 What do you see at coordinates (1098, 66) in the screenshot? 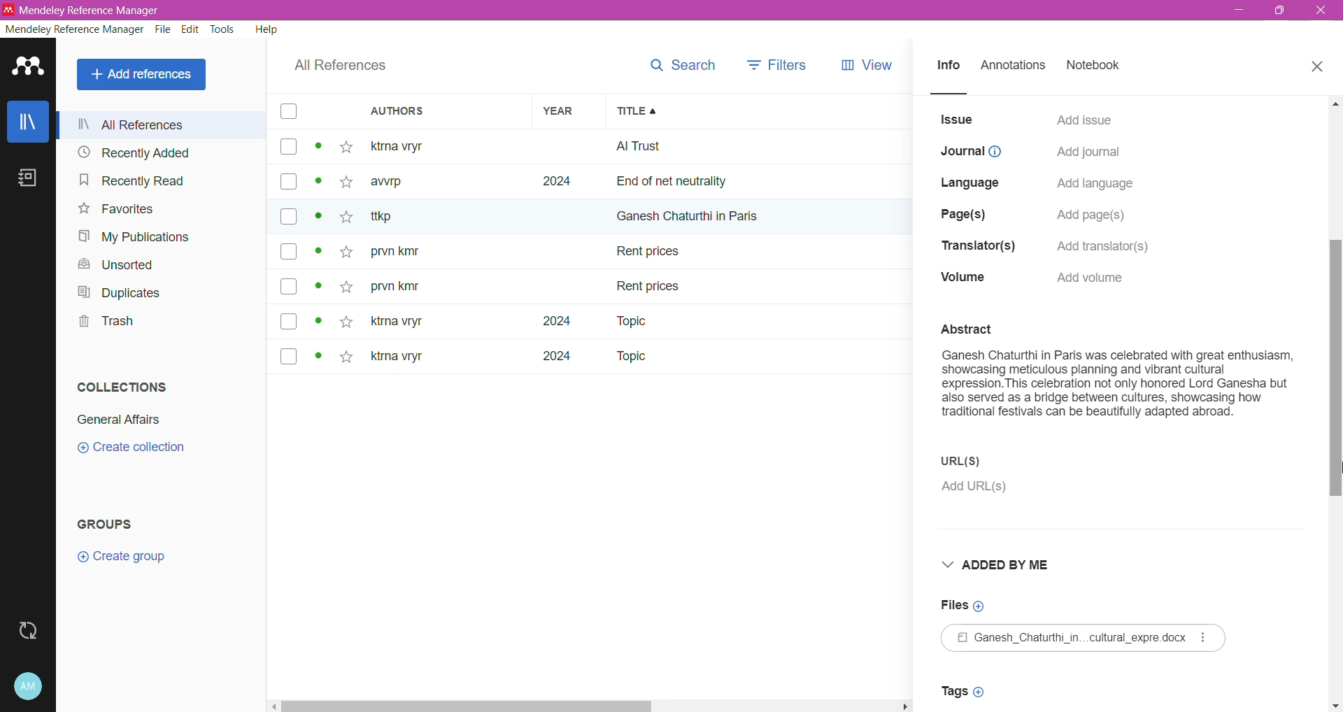
I see `Notebook` at bounding box center [1098, 66].